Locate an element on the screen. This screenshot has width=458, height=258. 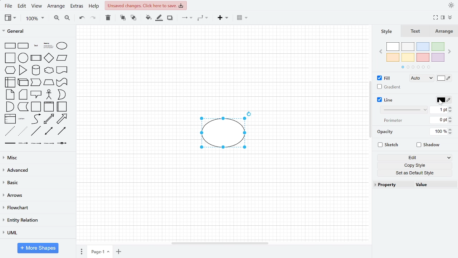
Fill style is located at coordinates (422, 78).